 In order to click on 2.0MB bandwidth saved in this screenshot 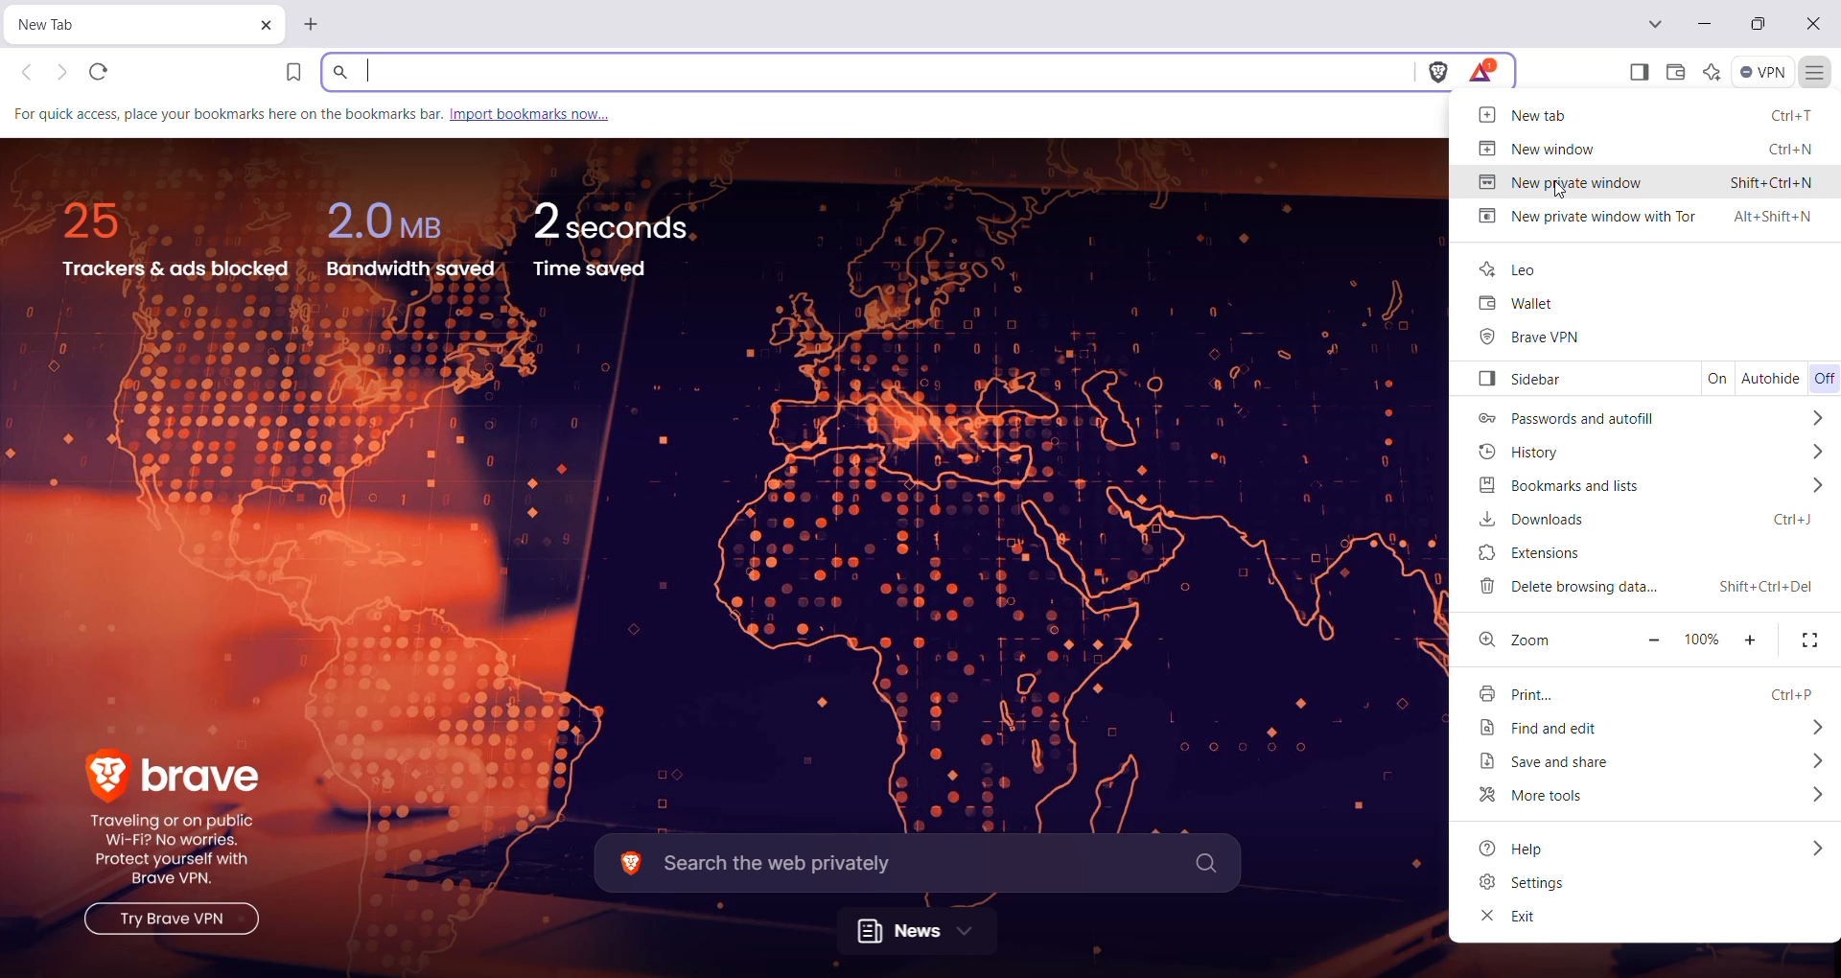, I will do `click(410, 241)`.